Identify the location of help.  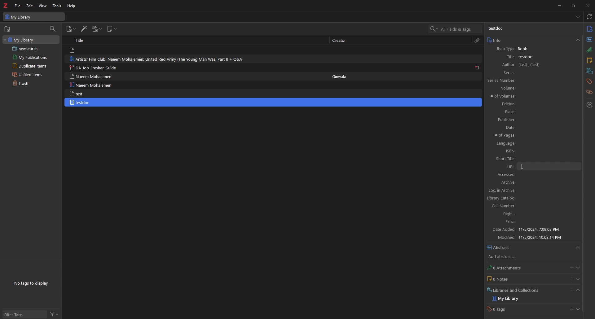
(72, 6).